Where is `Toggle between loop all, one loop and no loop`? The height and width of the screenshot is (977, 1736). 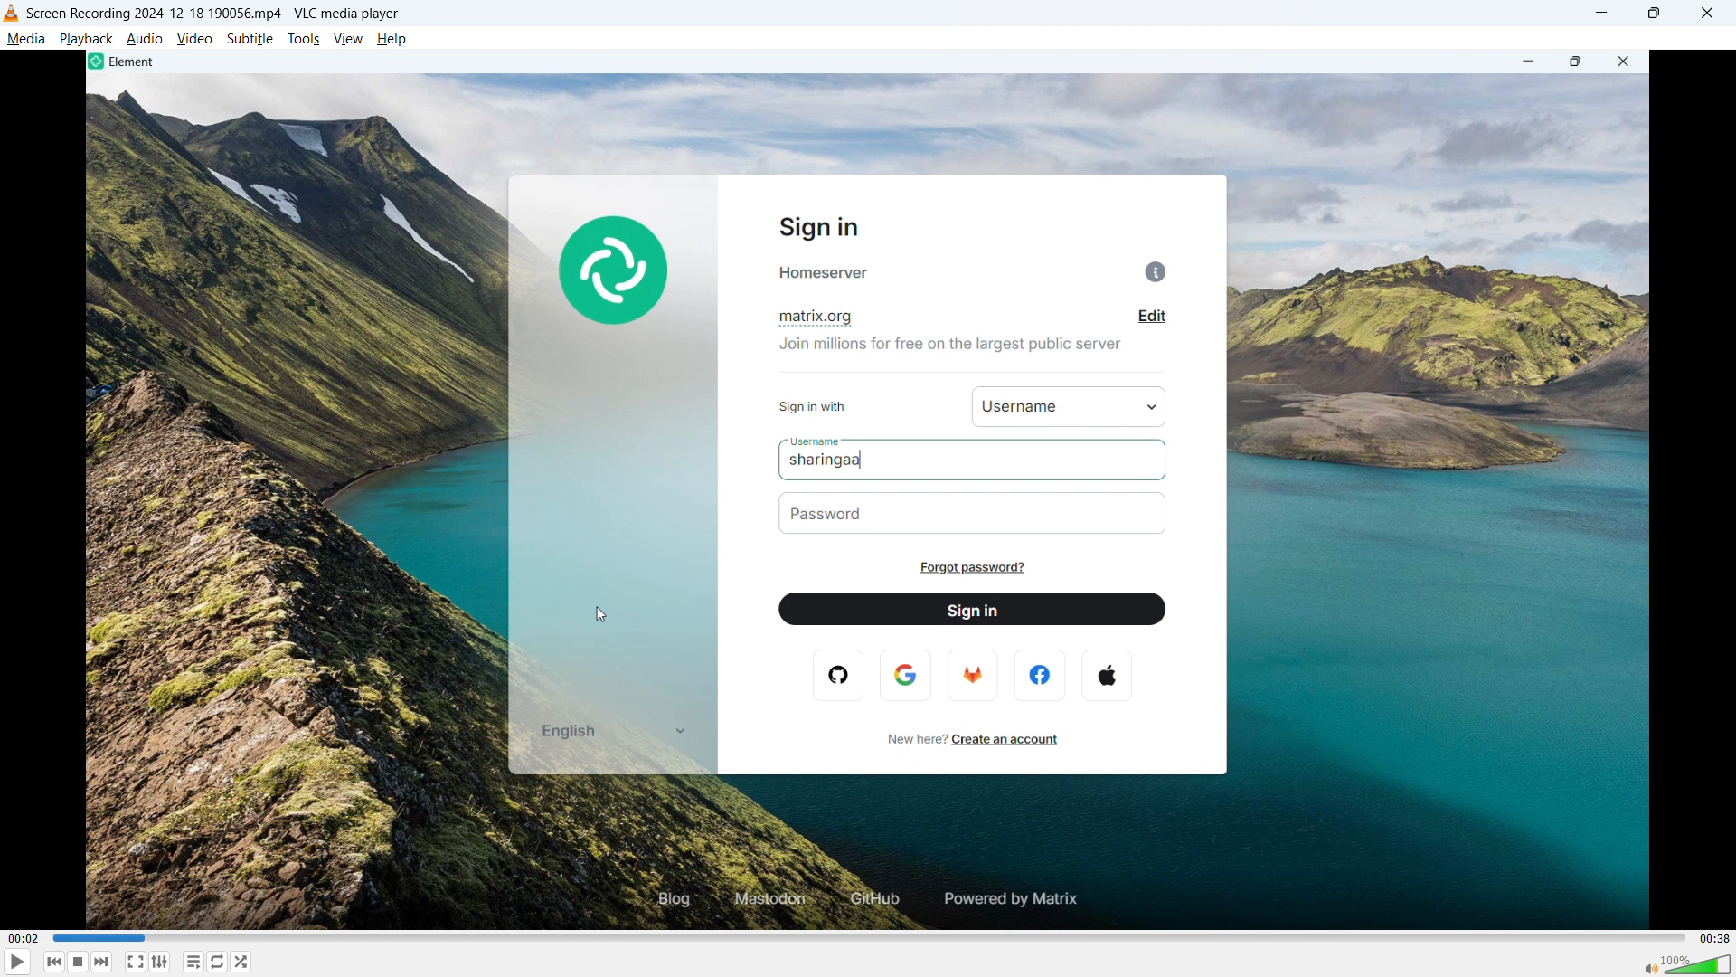
Toggle between loop all, one loop and no loop is located at coordinates (218, 962).